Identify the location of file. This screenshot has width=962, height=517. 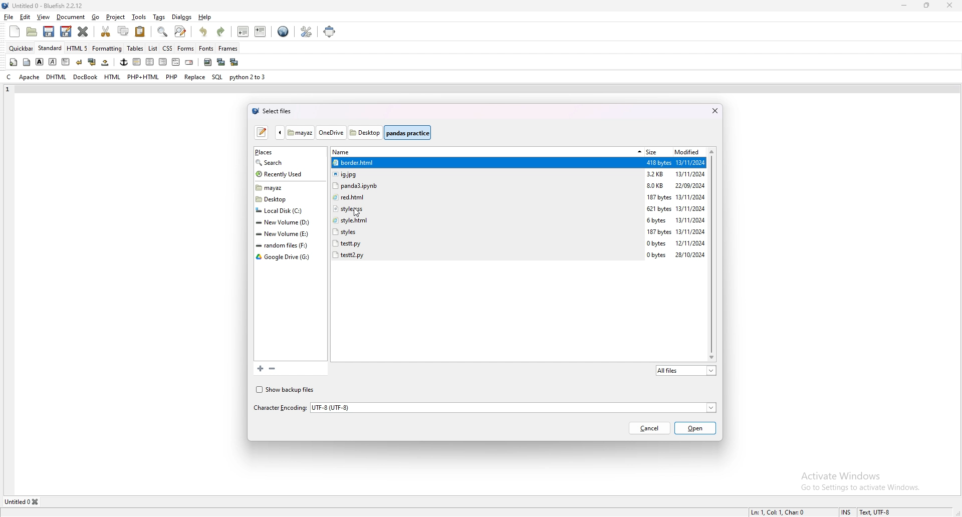
(486, 231).